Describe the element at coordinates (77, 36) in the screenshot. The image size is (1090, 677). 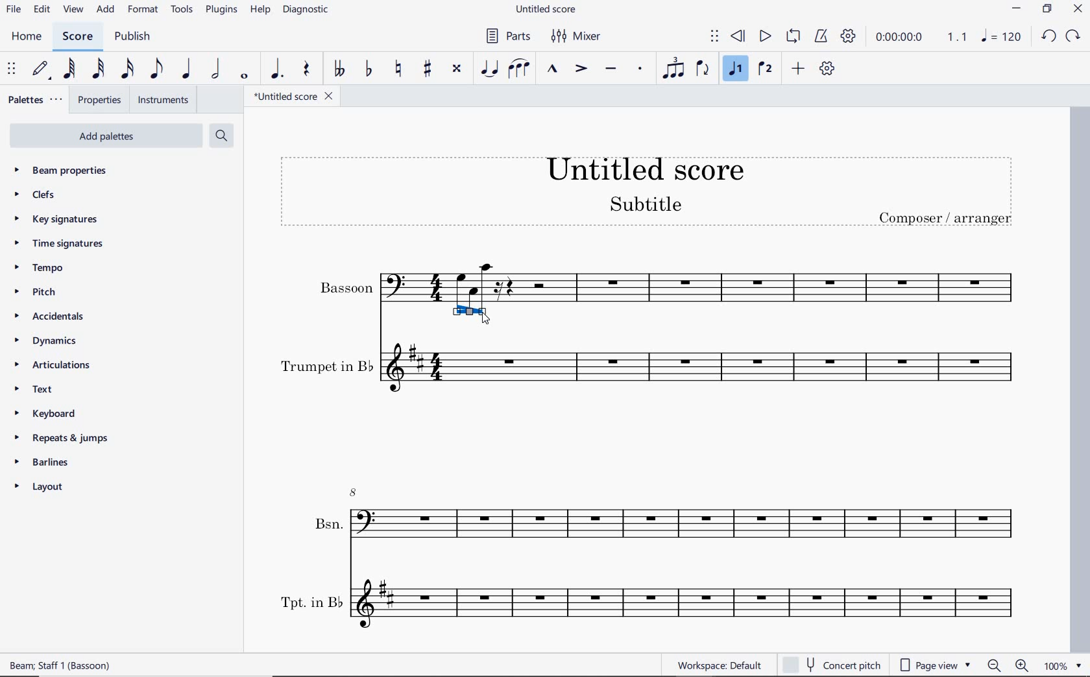
I see `score` at that location.